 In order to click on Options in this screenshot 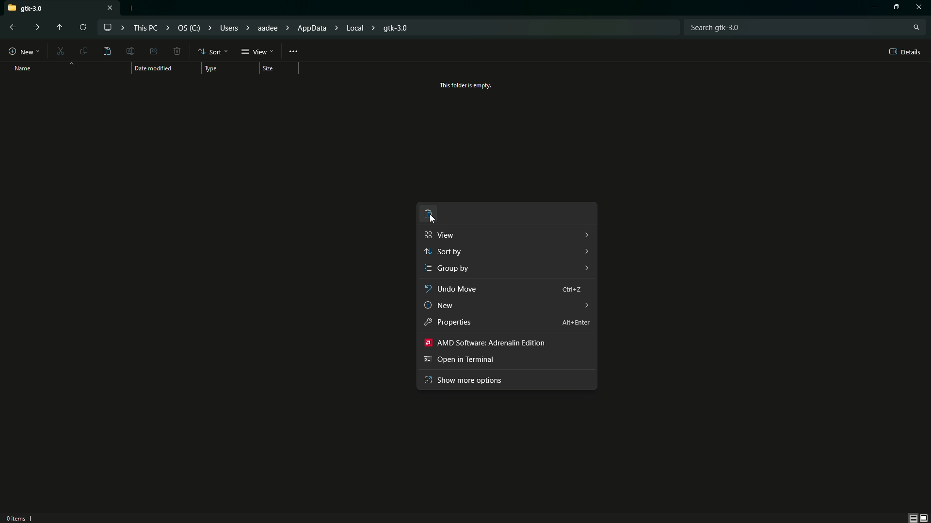, I will do `click(898, 7)`.